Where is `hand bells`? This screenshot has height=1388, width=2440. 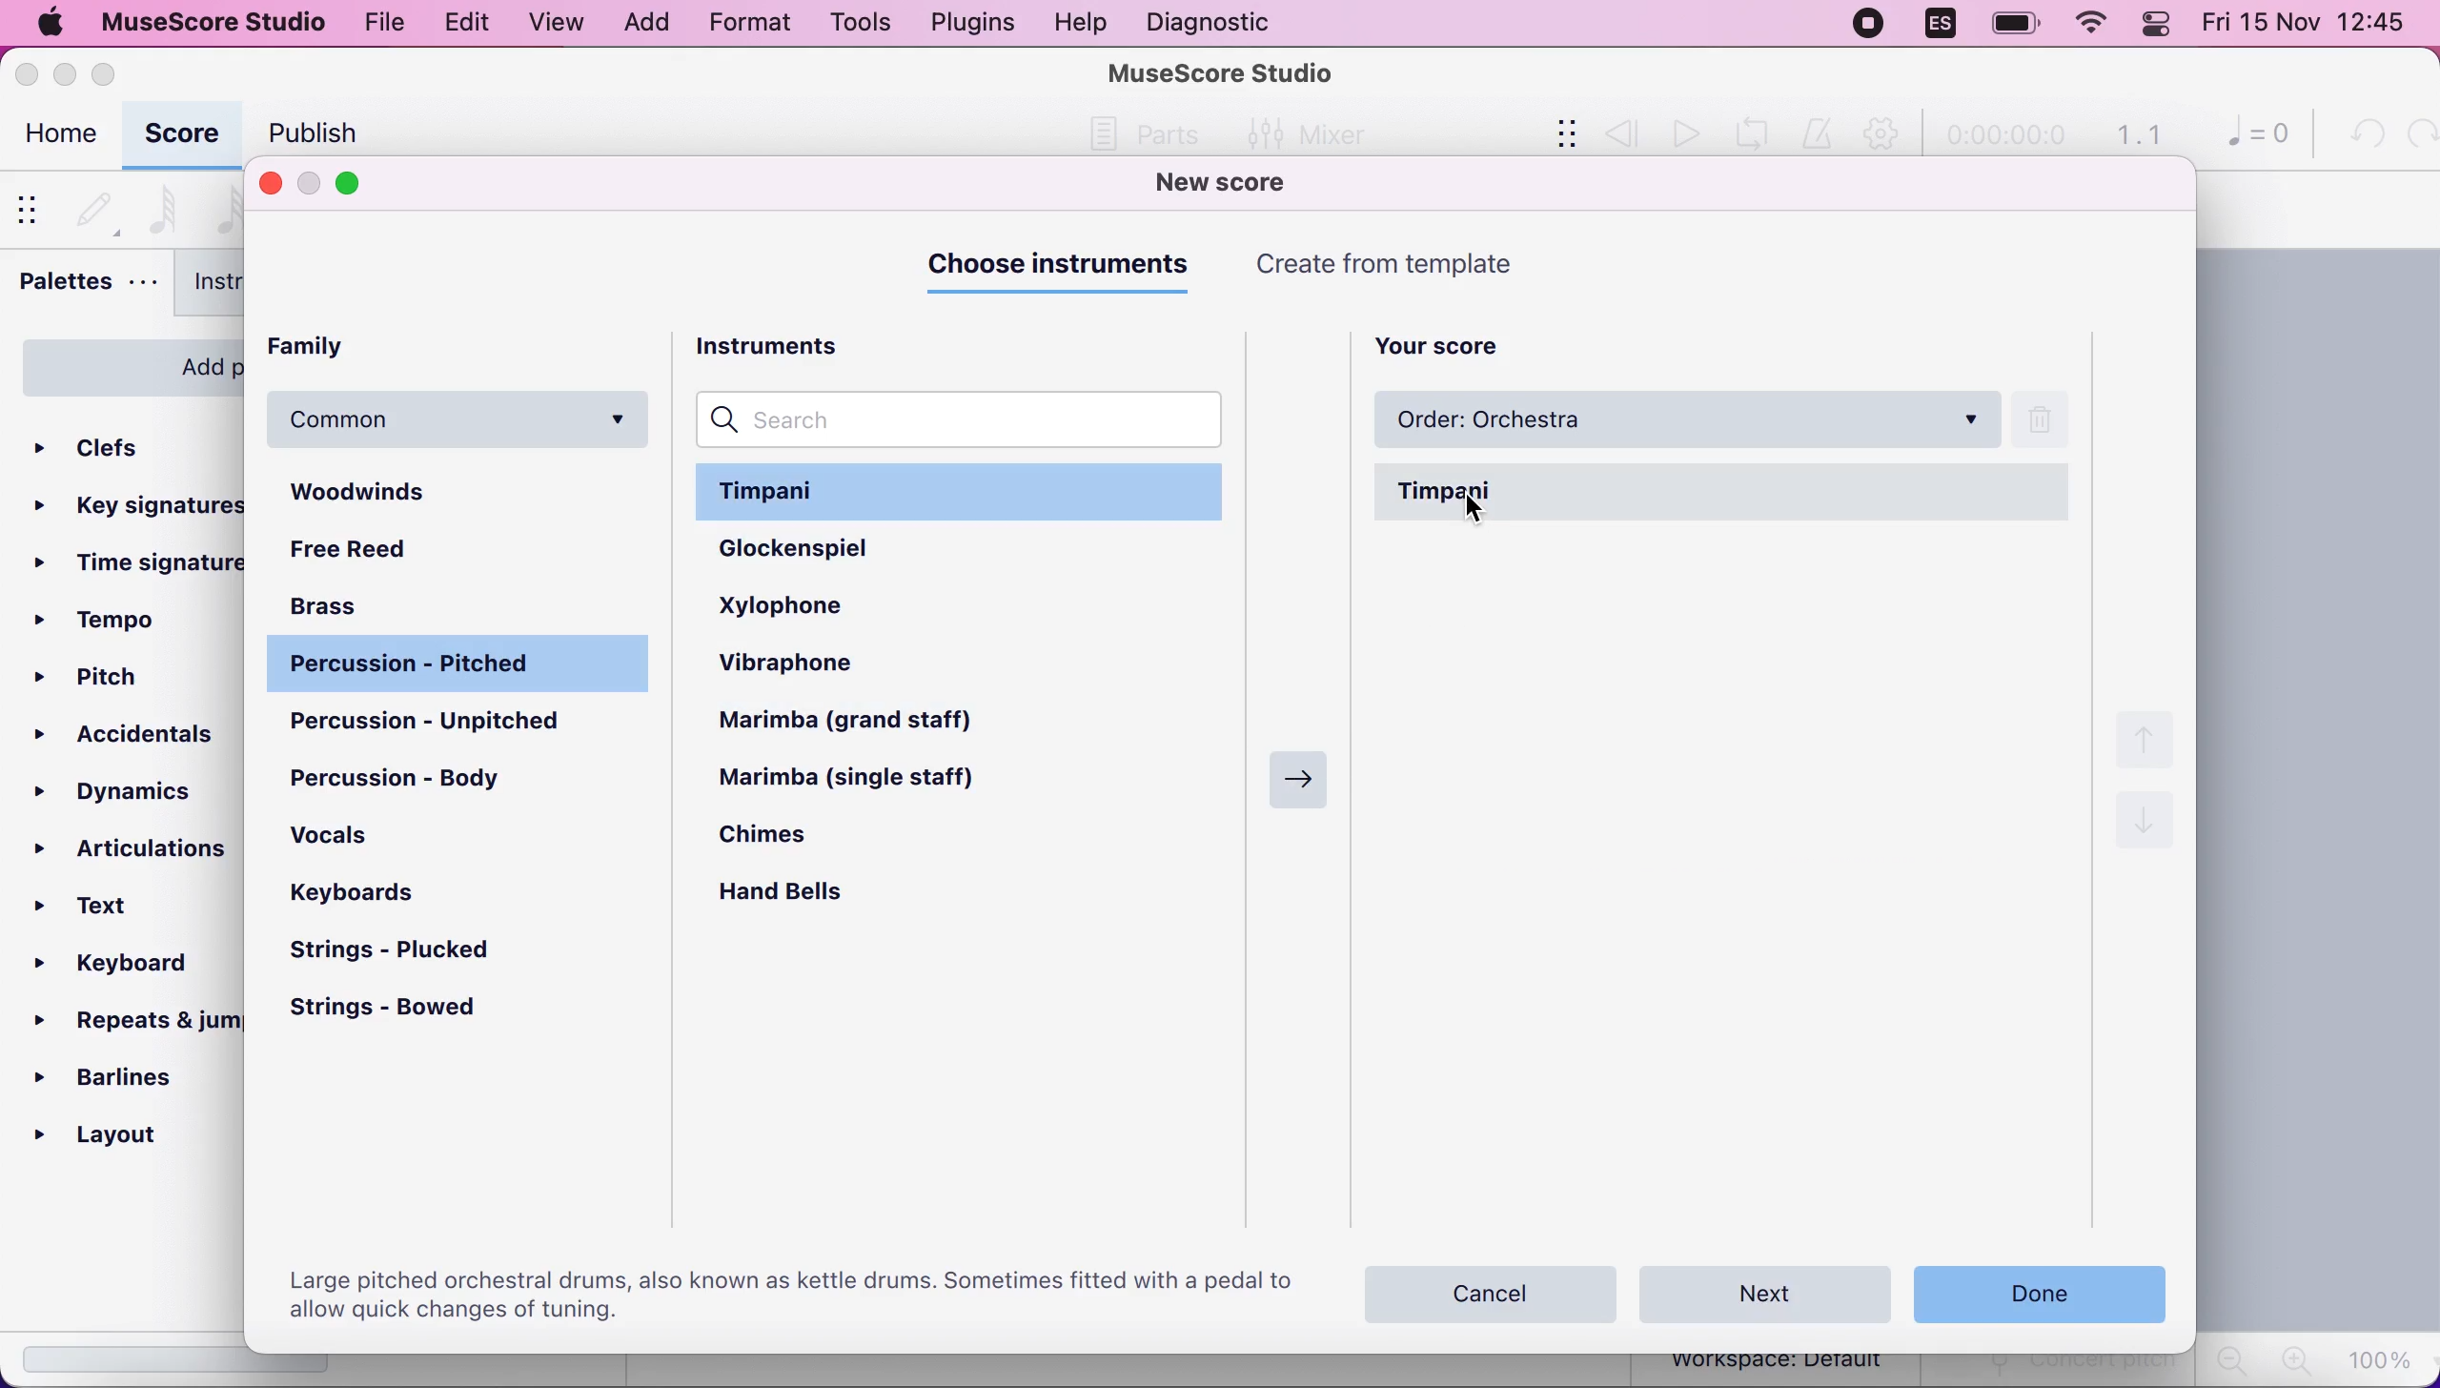 hand bells is located at coordinates (801, 895).